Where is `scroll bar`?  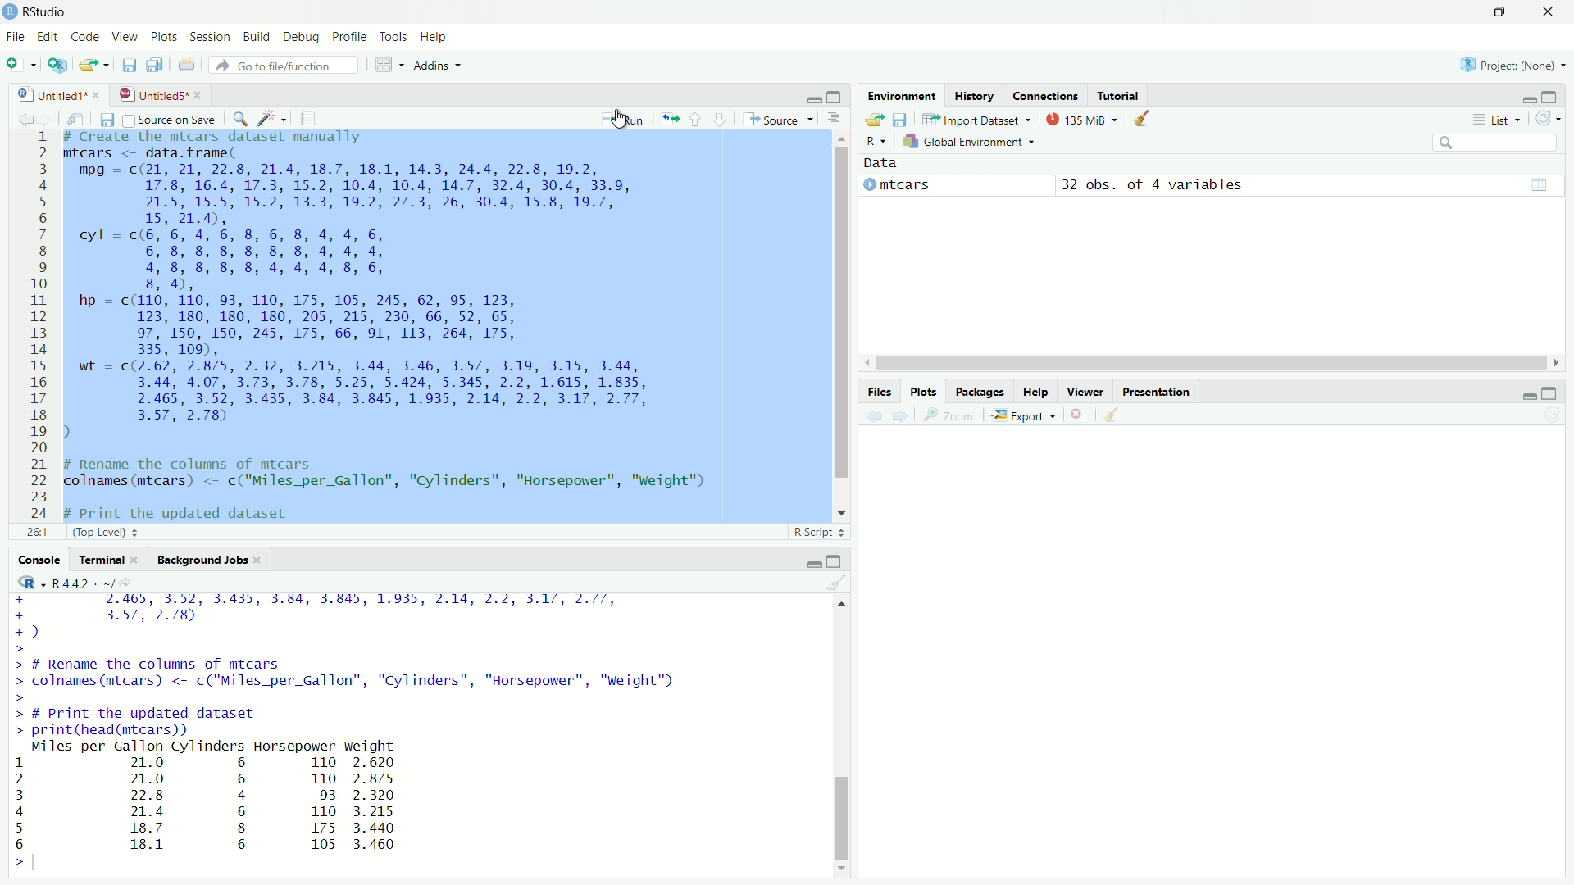
scroll bar is located at coordinates (1209, 358).